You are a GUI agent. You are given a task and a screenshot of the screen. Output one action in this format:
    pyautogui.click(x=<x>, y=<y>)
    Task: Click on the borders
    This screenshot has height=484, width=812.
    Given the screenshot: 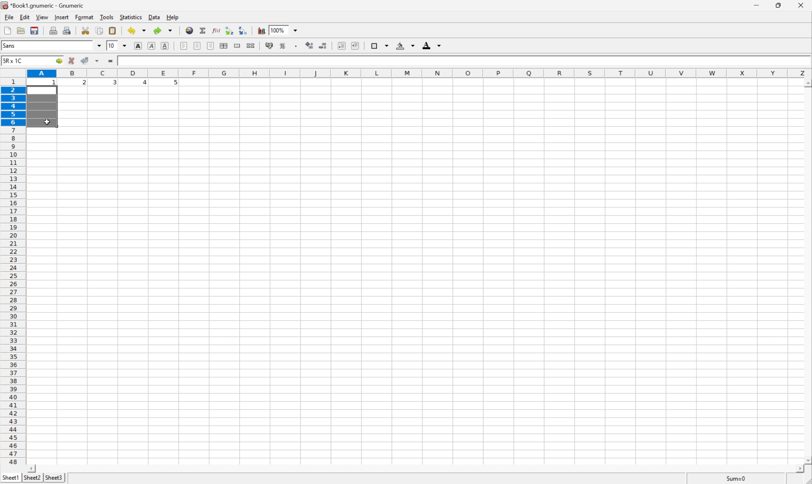 What is the action you would take?
    pyautogui.click(x=380, y=45)
    